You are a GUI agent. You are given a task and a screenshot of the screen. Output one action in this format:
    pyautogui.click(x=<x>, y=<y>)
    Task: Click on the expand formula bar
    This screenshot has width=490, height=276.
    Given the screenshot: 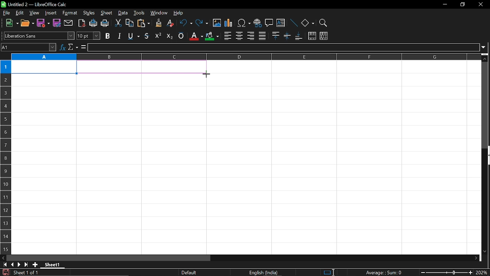 What is the action you would take?
    pyautogui.click(x=485, y=47)
    